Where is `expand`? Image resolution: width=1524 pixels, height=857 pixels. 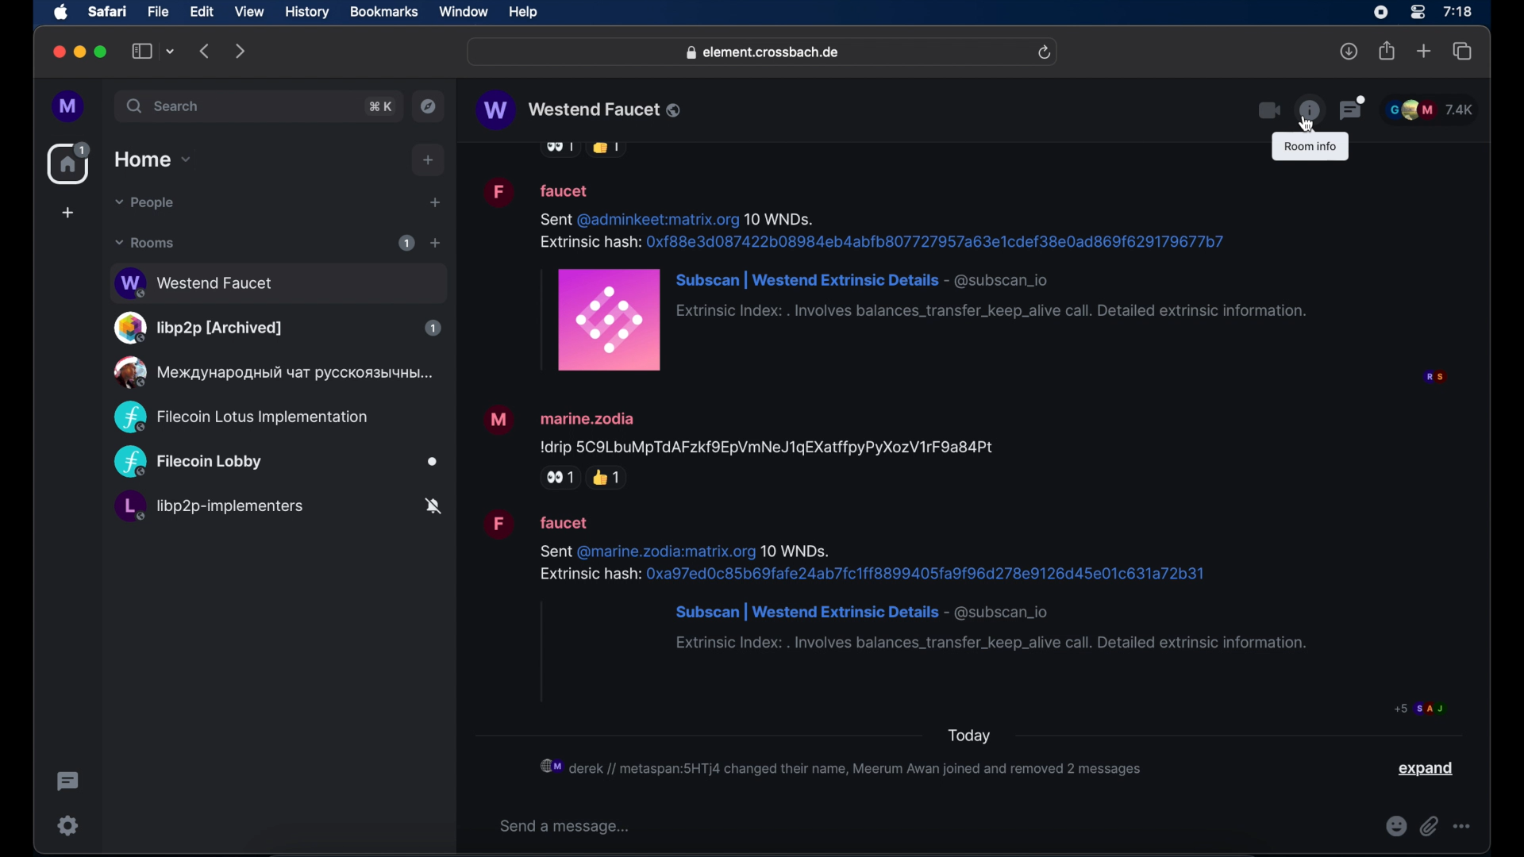 expand is located at coordinates (1428, 769).